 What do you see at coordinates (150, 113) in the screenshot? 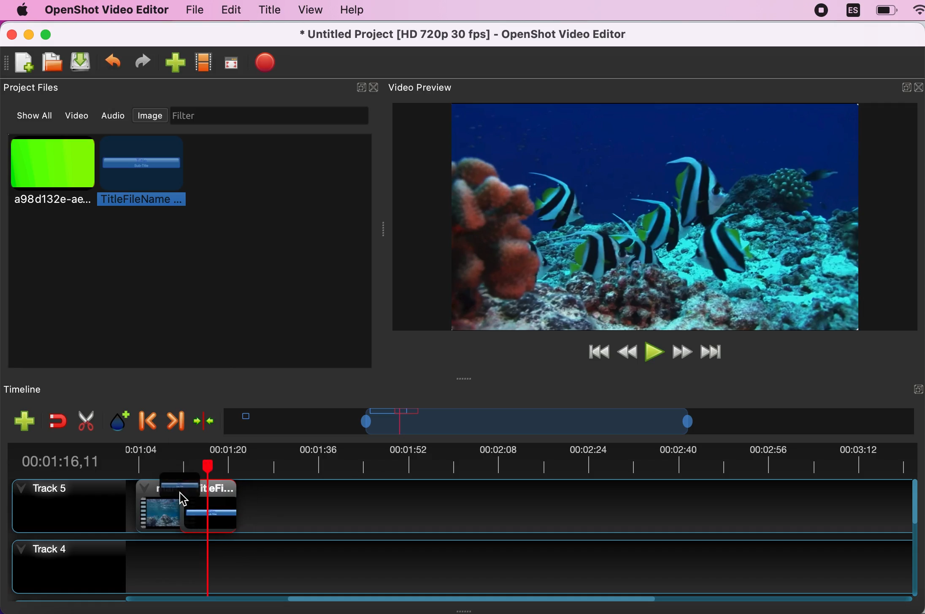
I see `image` at bounding box center [150, 113].